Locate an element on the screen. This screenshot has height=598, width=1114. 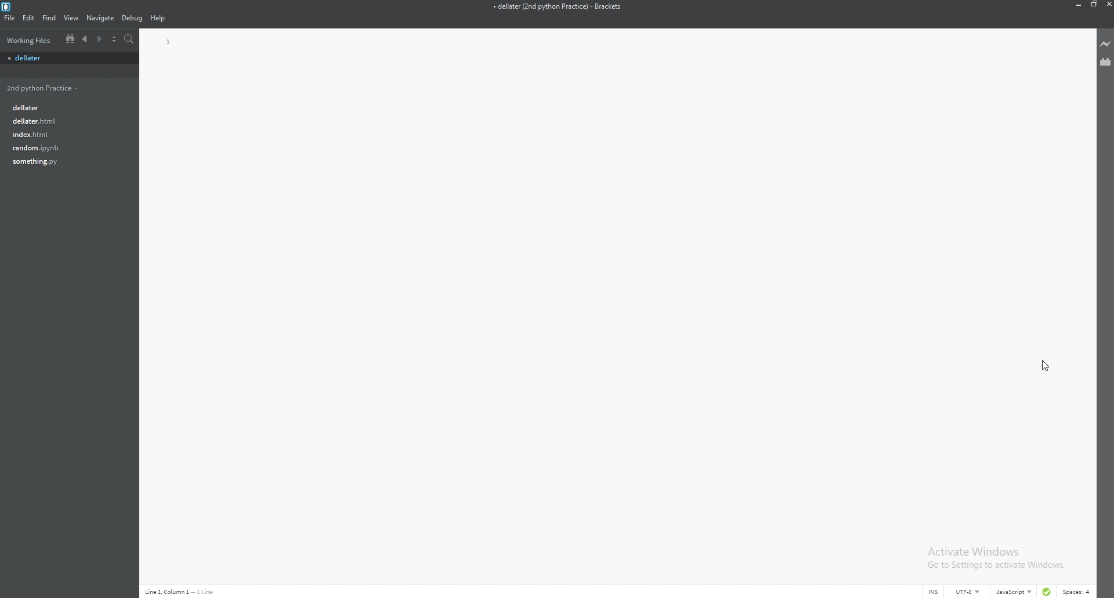
file is located at coordinates (66, 120).